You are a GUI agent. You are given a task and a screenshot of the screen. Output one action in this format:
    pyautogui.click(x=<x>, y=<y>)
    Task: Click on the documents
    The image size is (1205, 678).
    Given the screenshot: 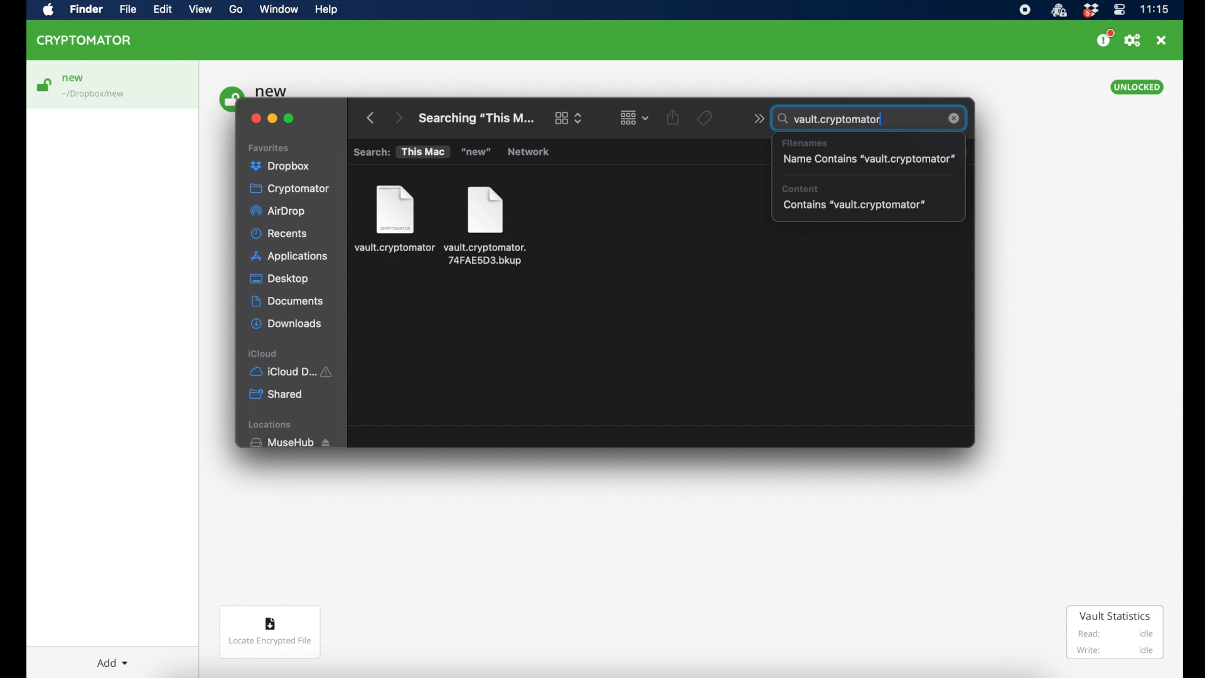 What is the action you would take?
    pyautogui.click(x=287, y=301)
    